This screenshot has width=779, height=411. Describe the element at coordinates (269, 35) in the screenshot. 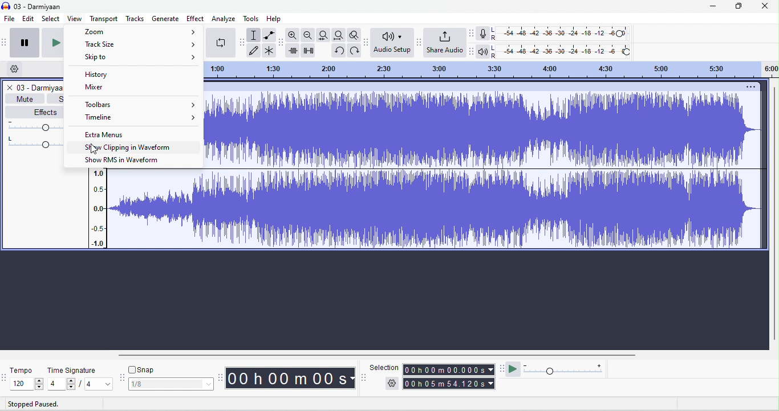

I see `envelop` at that location.